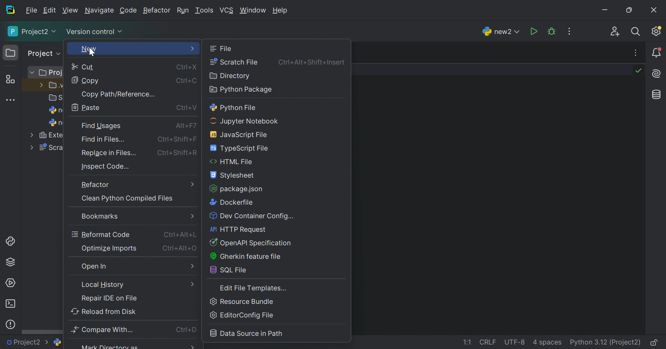 Image resolution: width=666 pixels, height=349 pixels. Describe the element at coordinates (53, 110) in the screenshot. I see `n` at that location.